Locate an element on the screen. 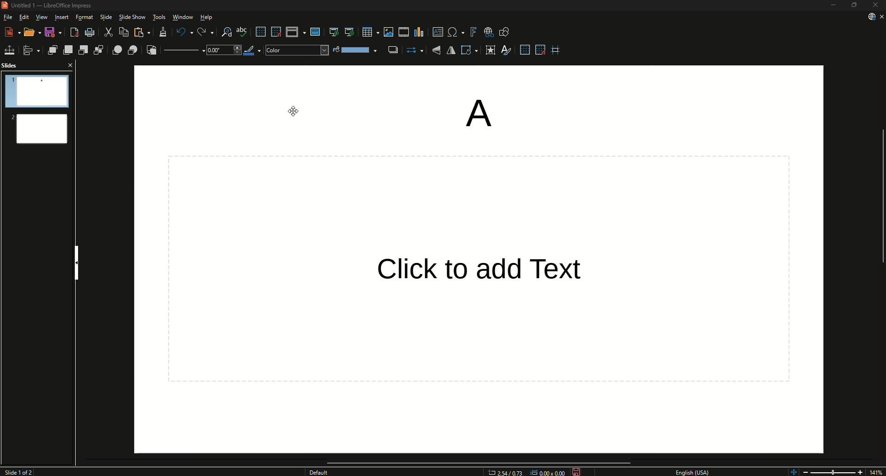  Paste is located at coordinates (141, 33).